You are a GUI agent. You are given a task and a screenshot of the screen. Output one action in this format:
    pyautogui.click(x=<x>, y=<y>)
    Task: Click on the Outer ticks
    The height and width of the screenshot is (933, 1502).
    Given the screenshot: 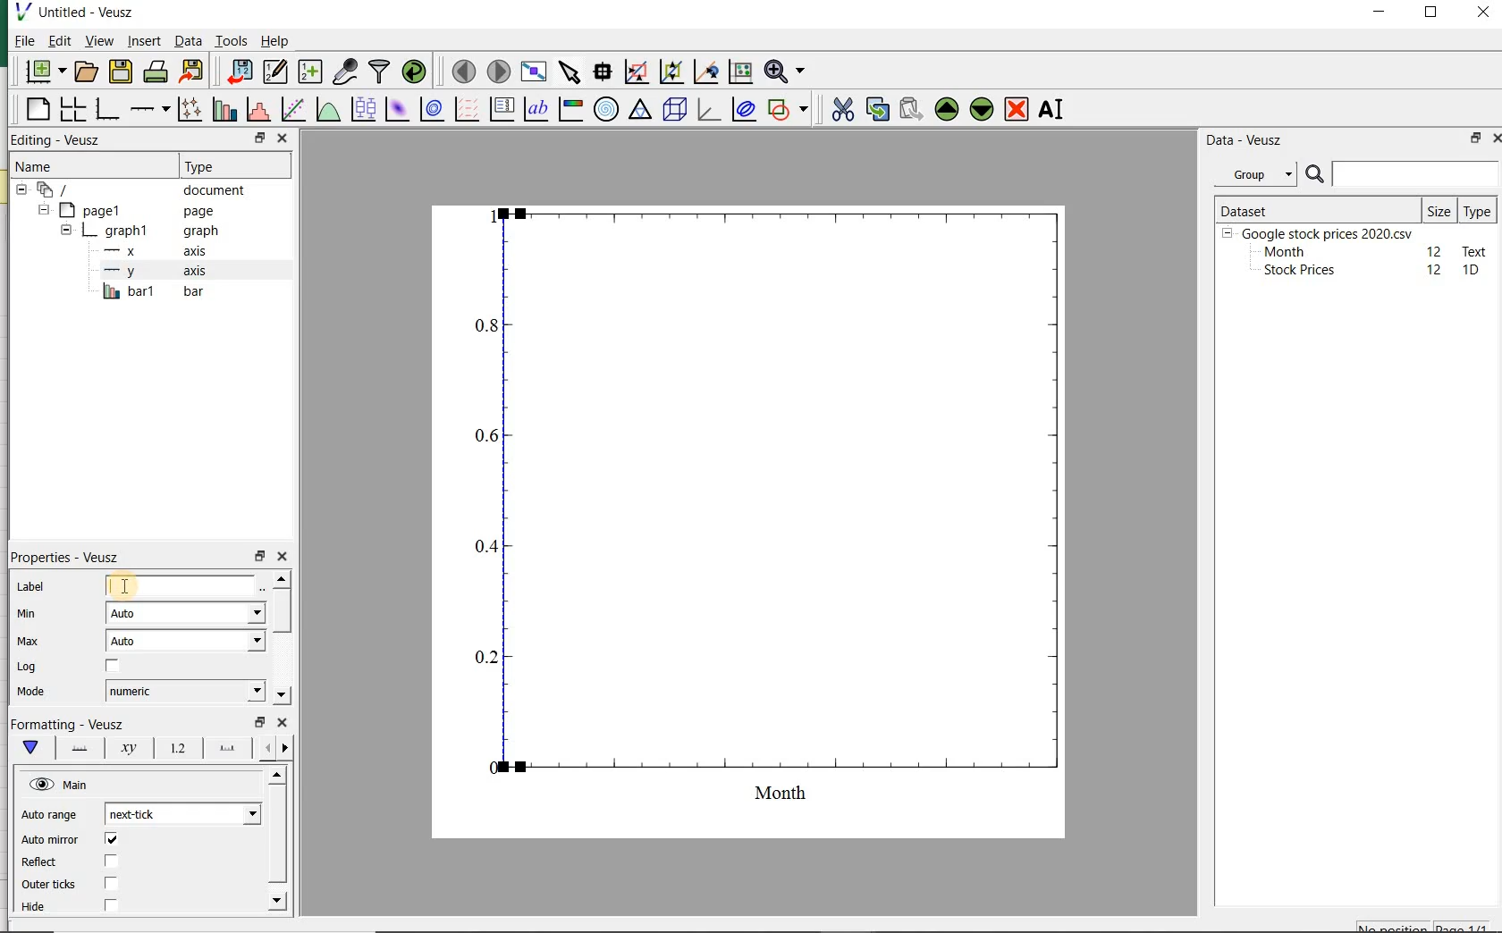 What is the action you would take?
    pyautogui.click(x=48, y=885)
    